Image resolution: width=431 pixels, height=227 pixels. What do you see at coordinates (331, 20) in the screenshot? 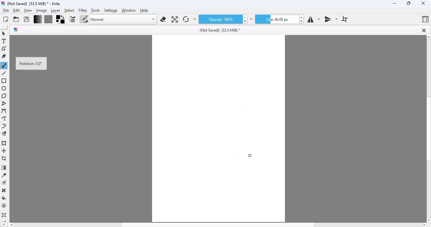
I see `vertical mirror tool` at bounding box center [331, 20].